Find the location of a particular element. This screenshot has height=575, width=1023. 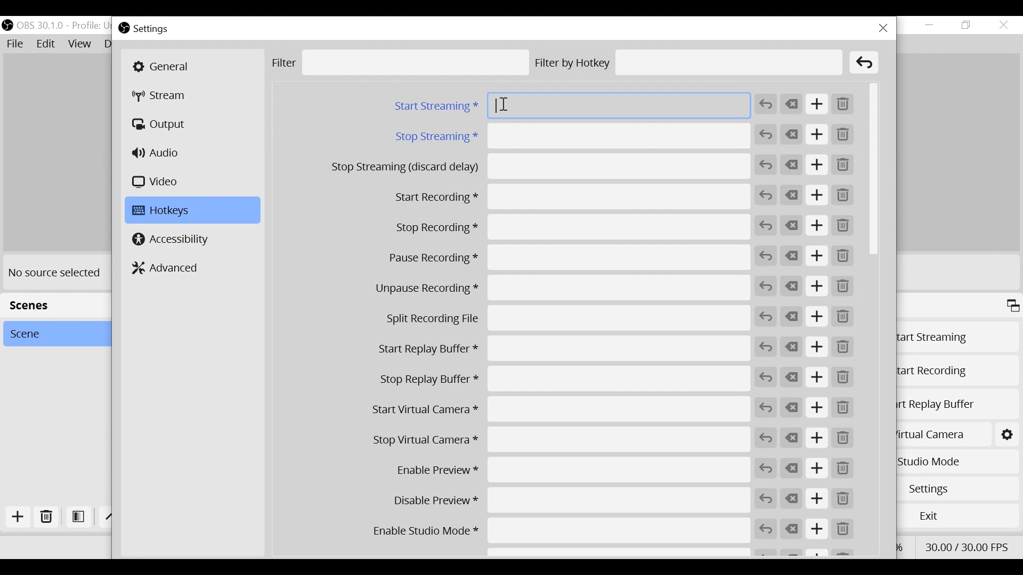

Revert is located at coordinates (766, 257).